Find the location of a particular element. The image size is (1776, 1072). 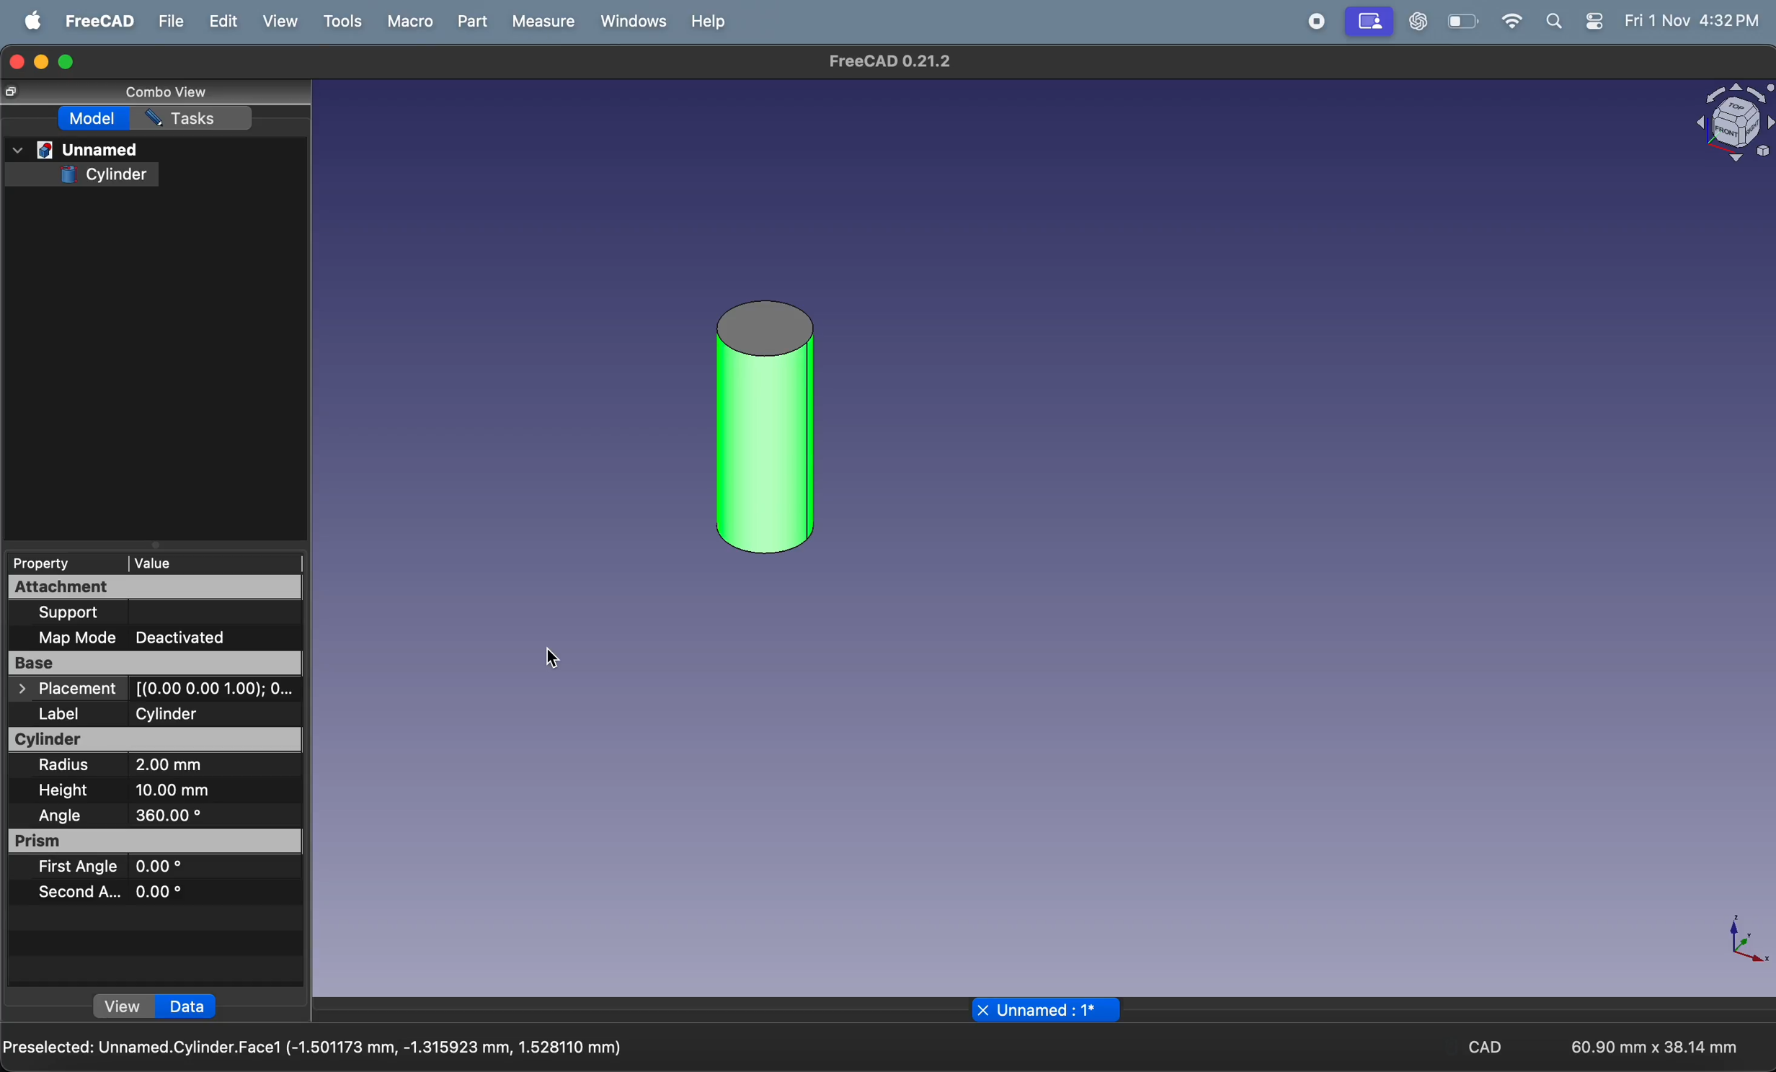

tools is located at coordinates (341, 22).